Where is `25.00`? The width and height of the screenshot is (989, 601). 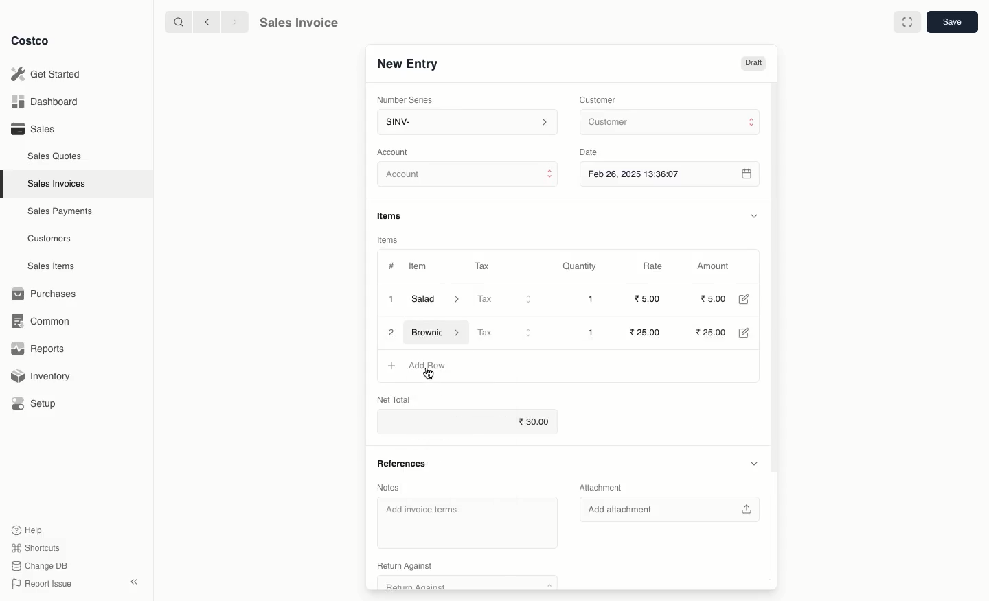 25.00 is located at coordinates (714, 333).